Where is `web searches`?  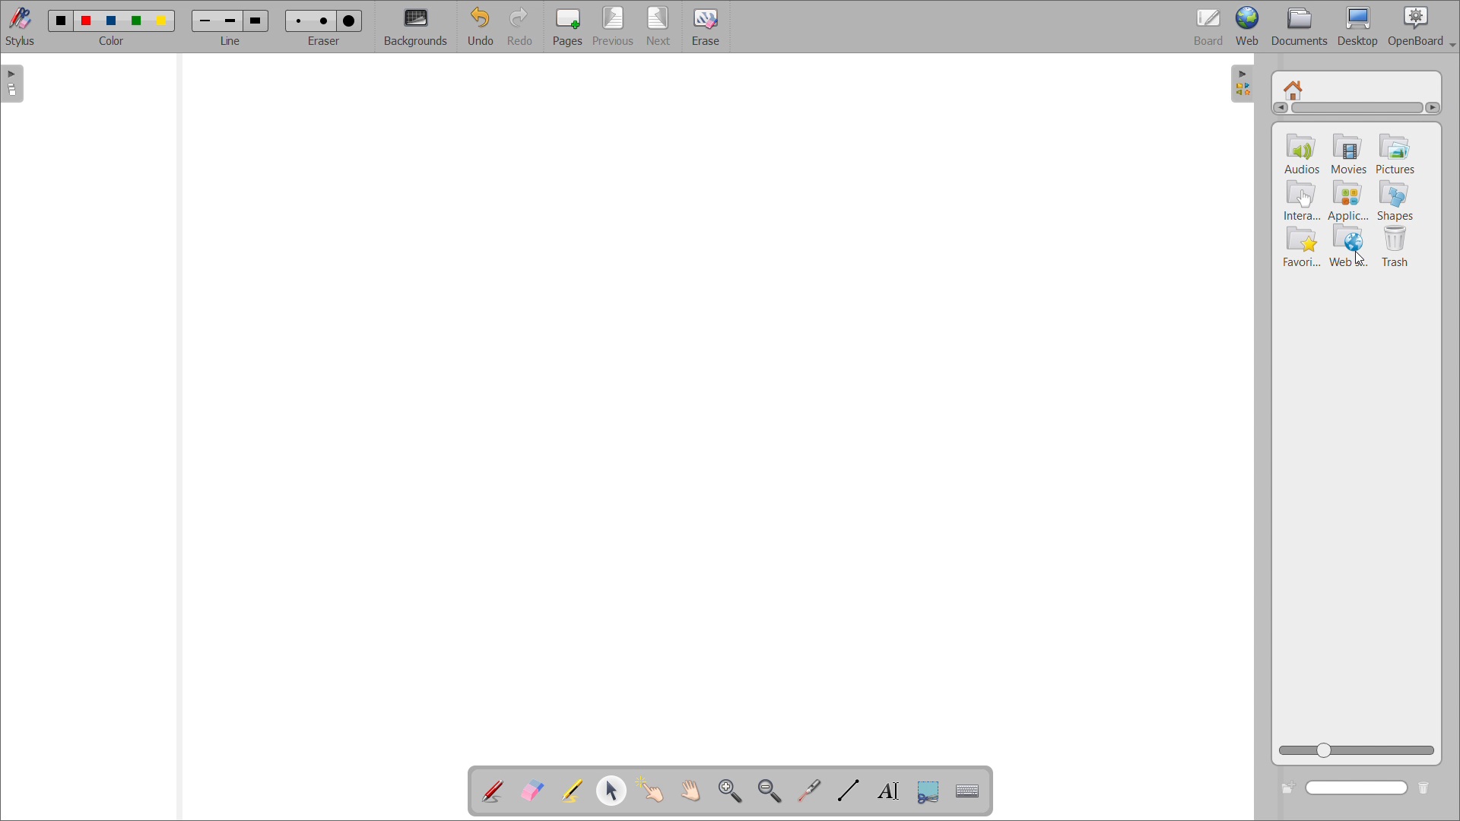
web searches is located at coordinates (1351, 247).